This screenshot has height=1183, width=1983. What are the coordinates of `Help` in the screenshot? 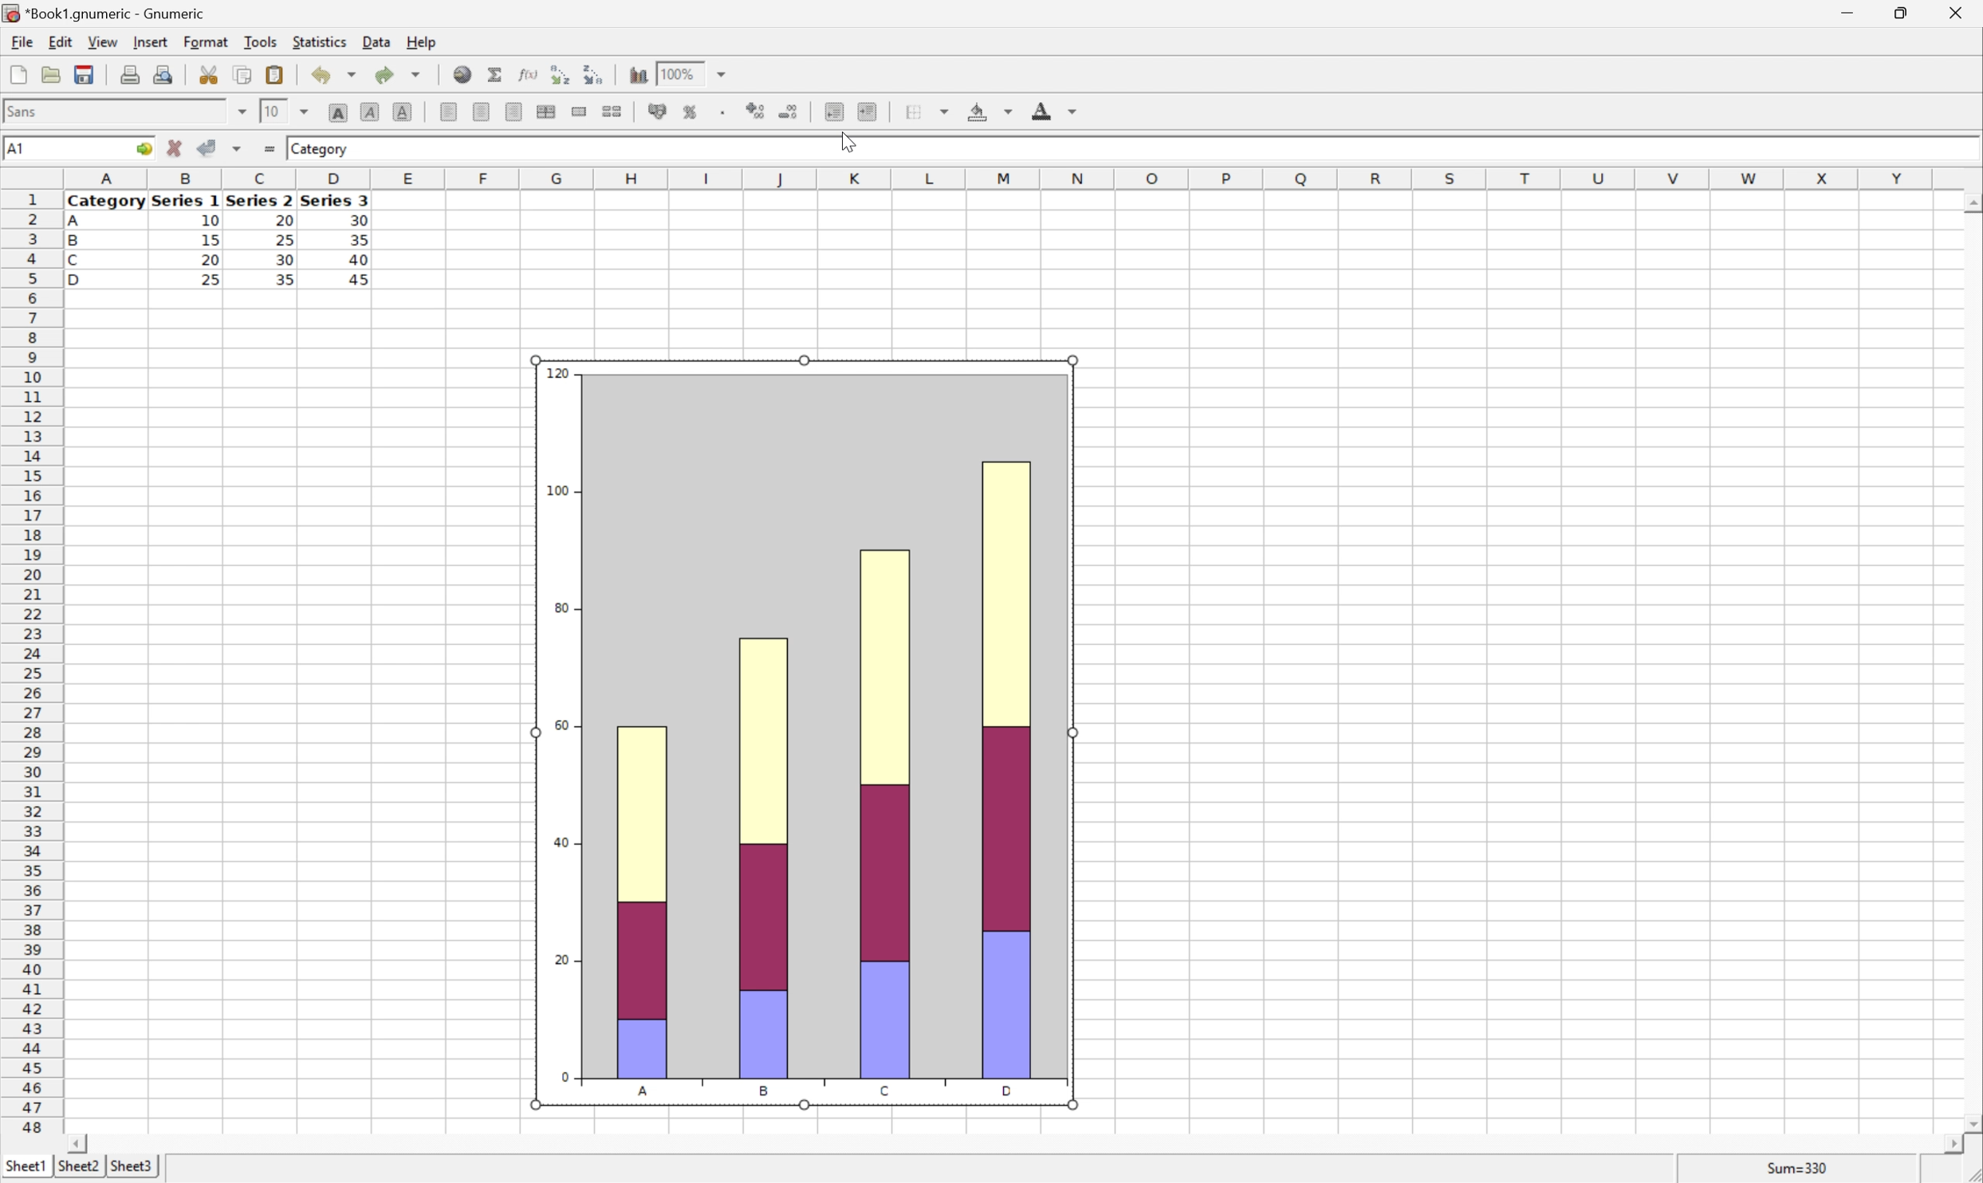 It's located at (423, 43).